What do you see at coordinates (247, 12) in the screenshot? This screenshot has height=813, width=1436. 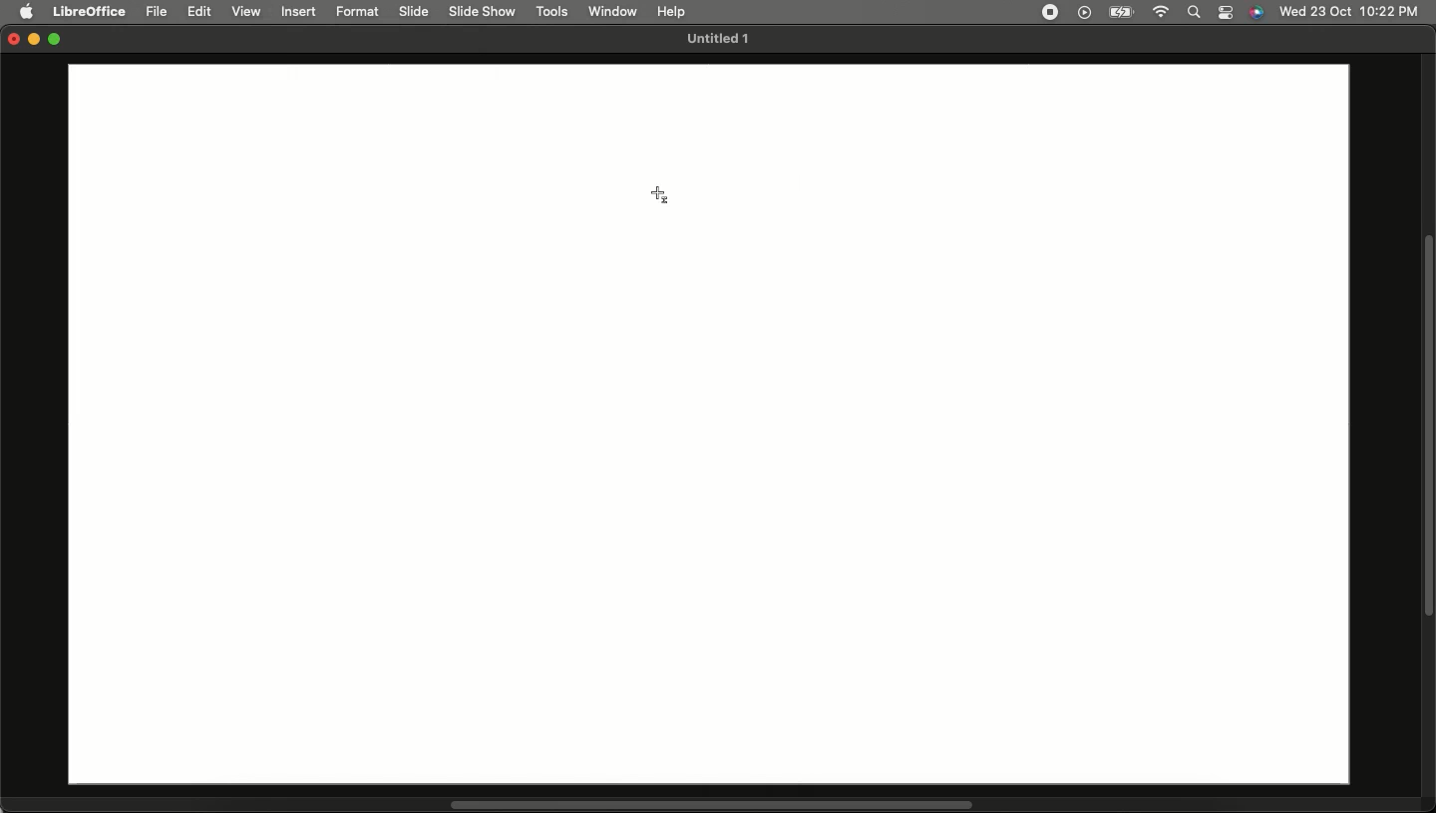 I see `View` at bounding box center [247, 12].